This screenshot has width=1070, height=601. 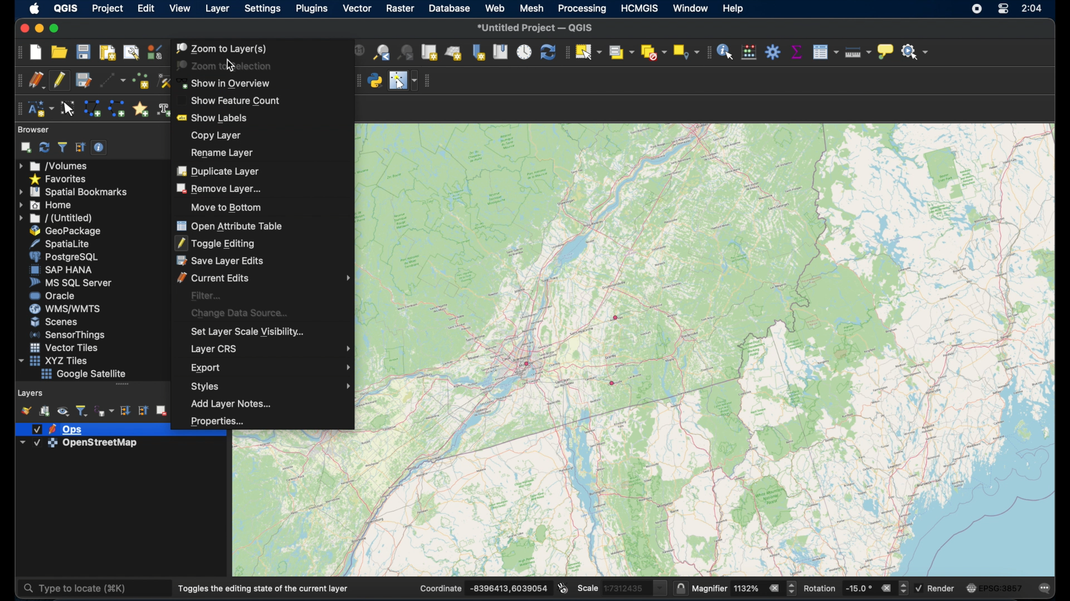 I want to click on scenes, so click(x=55, y=322).